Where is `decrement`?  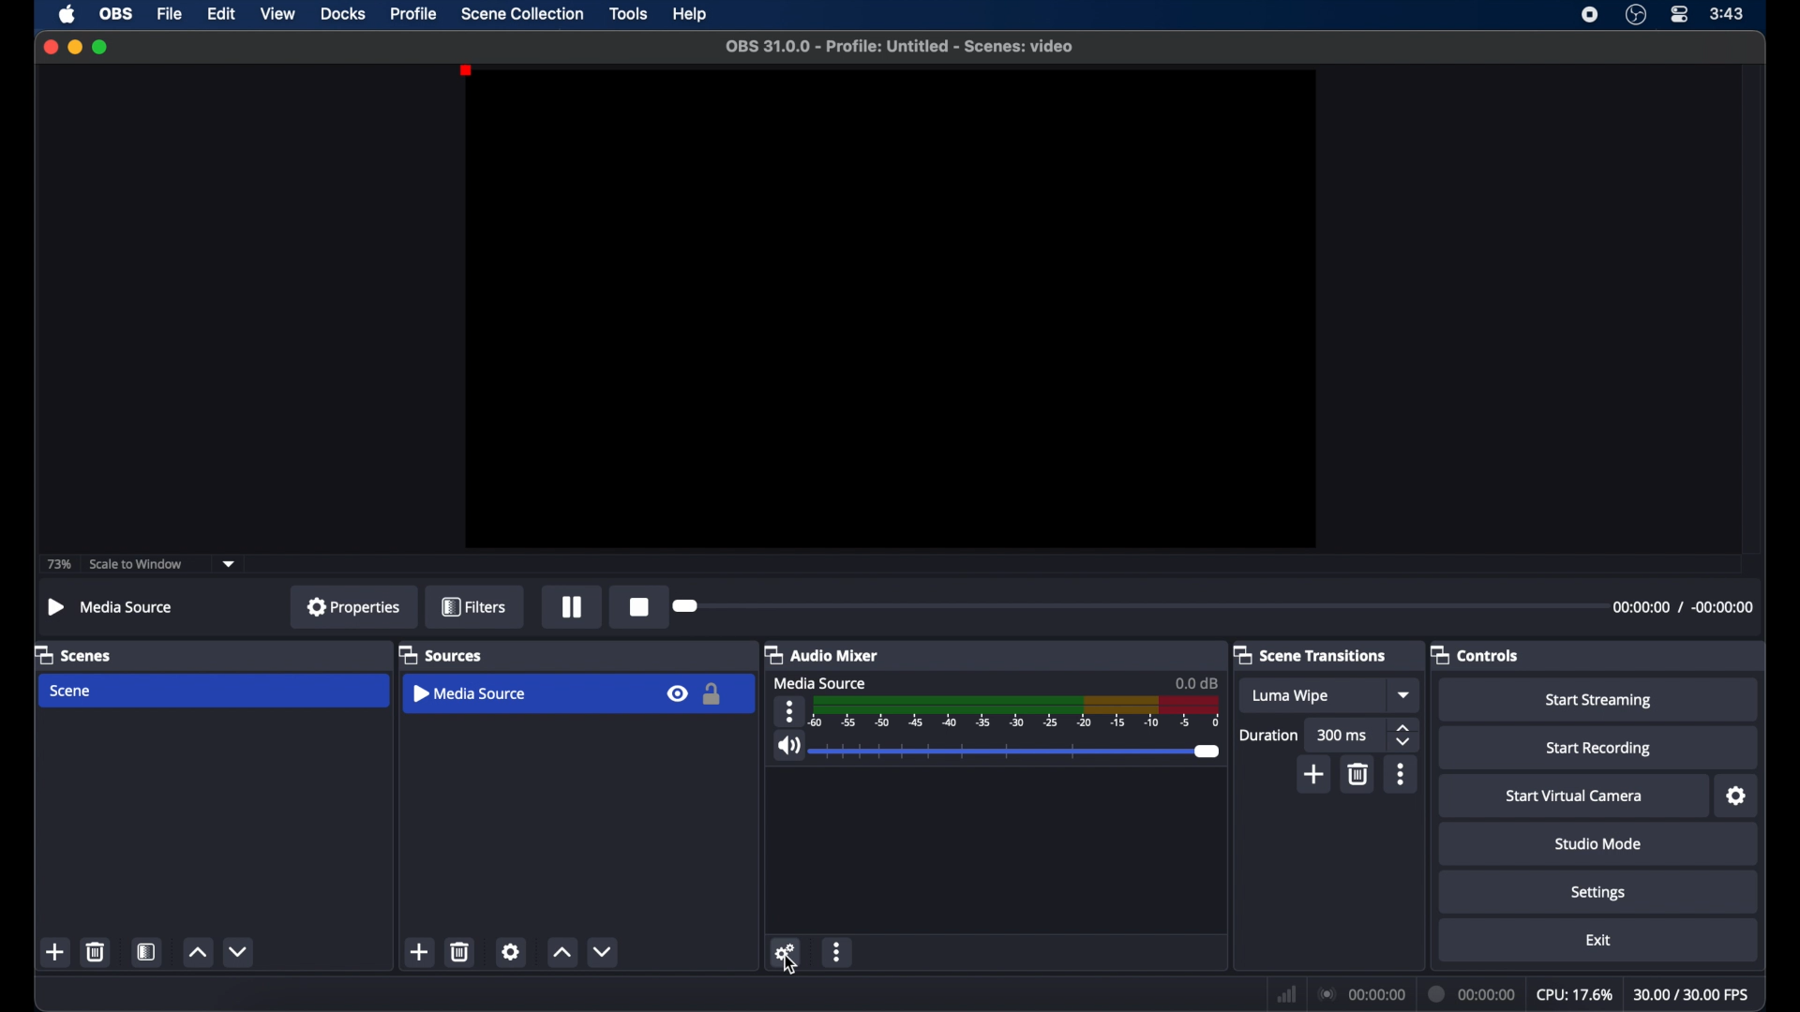 decrement is located at coordinates (602, 951).